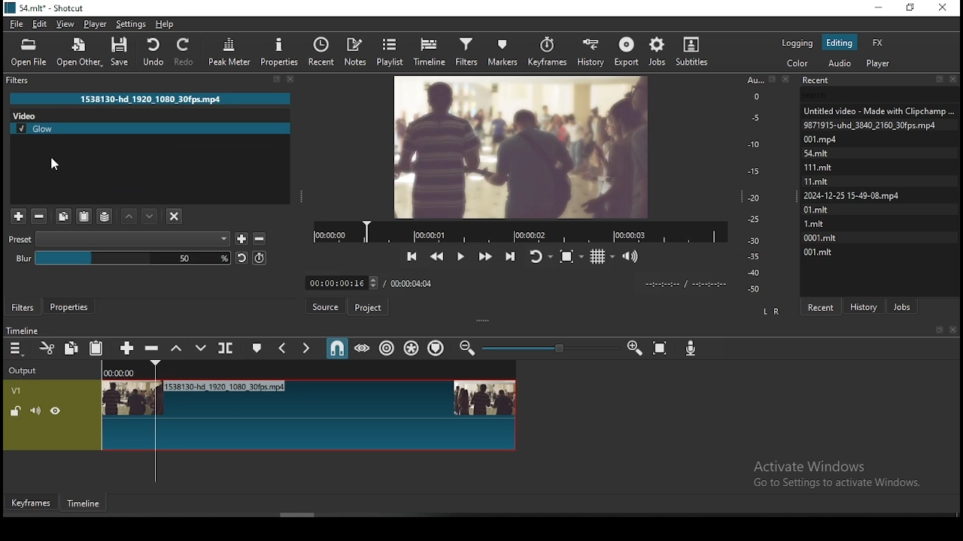  What do you see at coordinates (242, 237) in the screenshot?
I see `add preset` at bounding box center [242, 237].